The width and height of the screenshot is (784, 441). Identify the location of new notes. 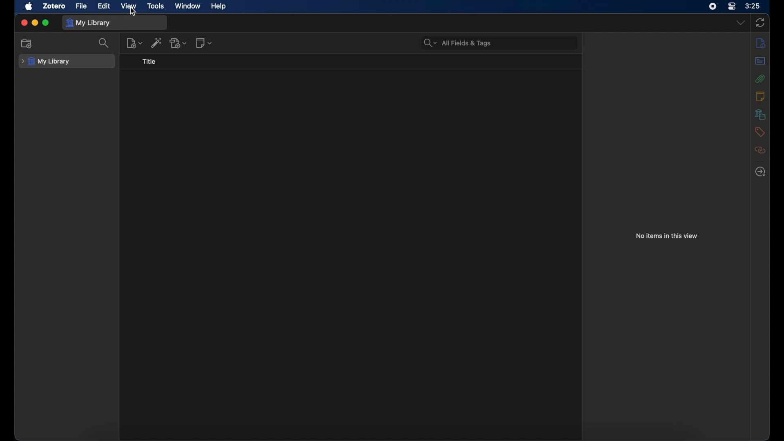
(204, 42).